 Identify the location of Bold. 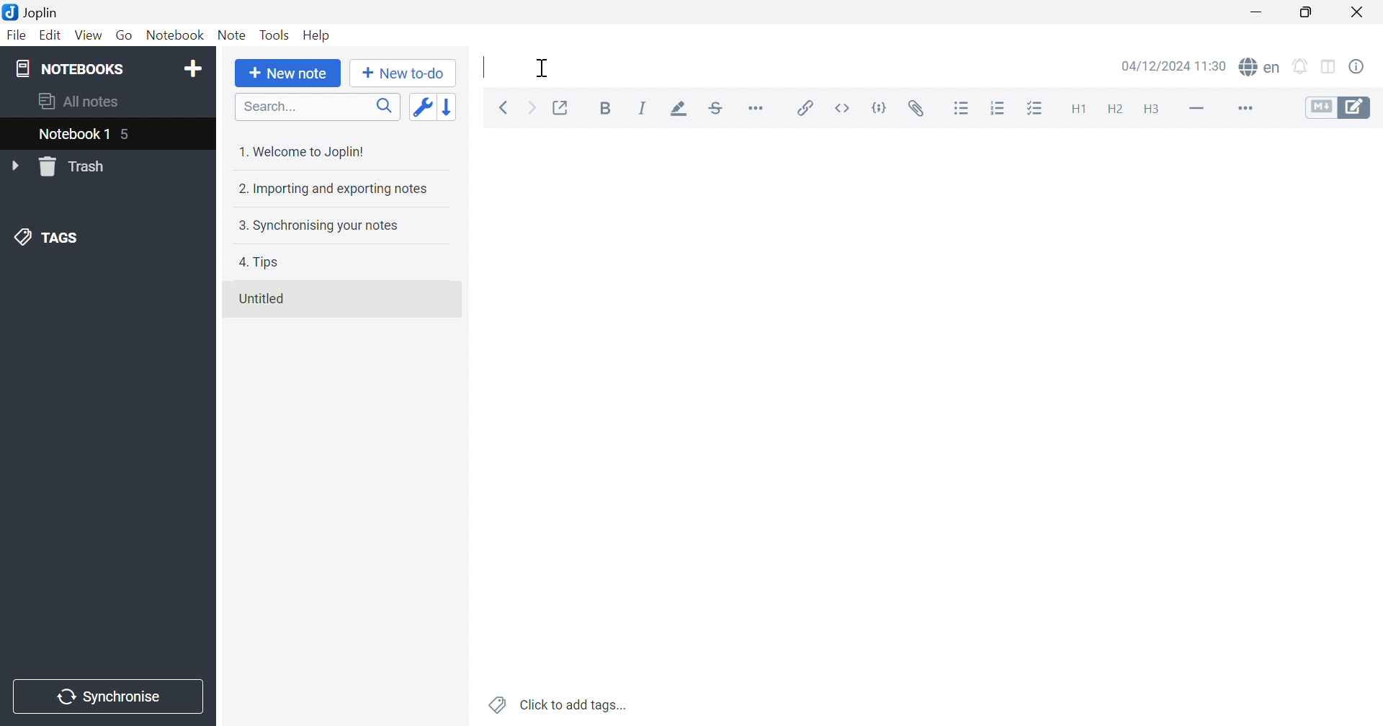
(606, 107).